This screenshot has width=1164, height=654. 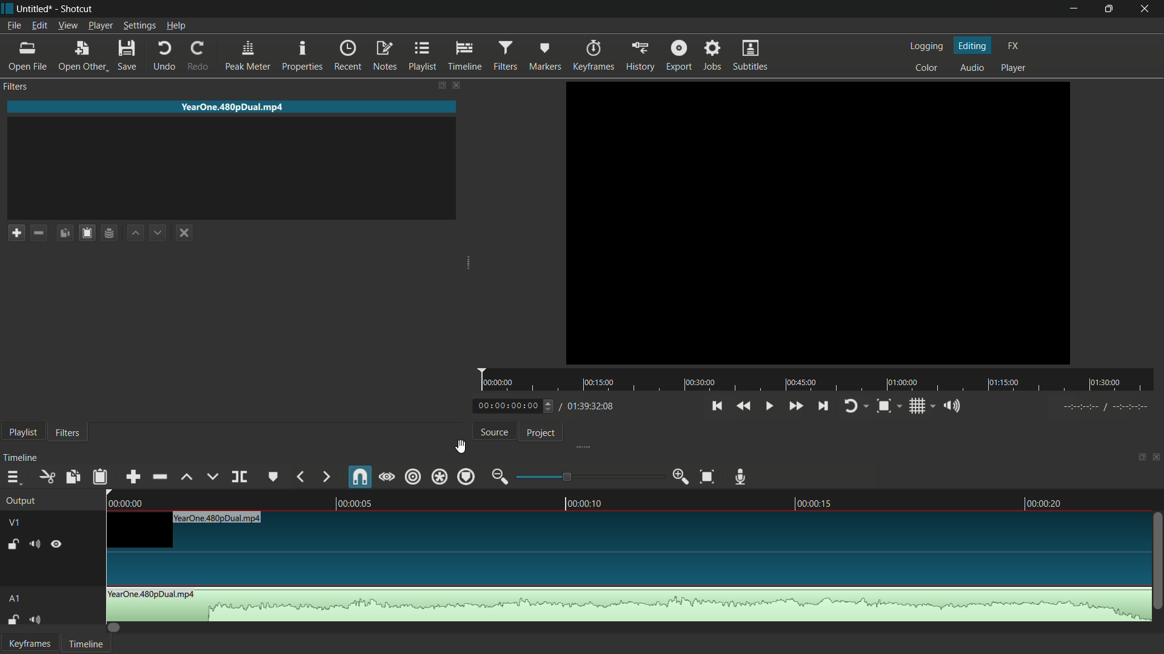 I want to click on next marker, so click(x=325, y=477).